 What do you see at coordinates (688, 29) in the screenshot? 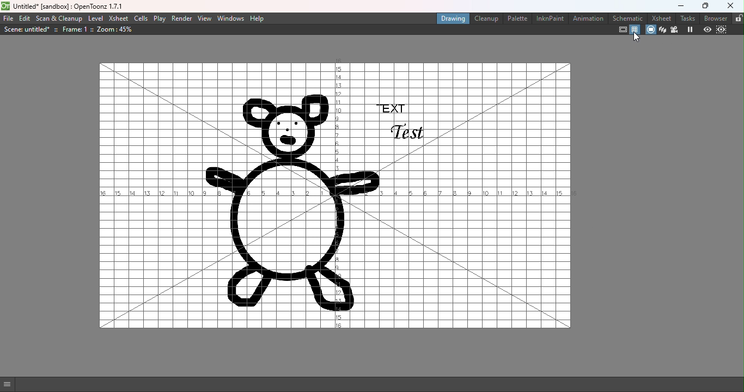
I see `Freeze` at bounding box center [688, 29].